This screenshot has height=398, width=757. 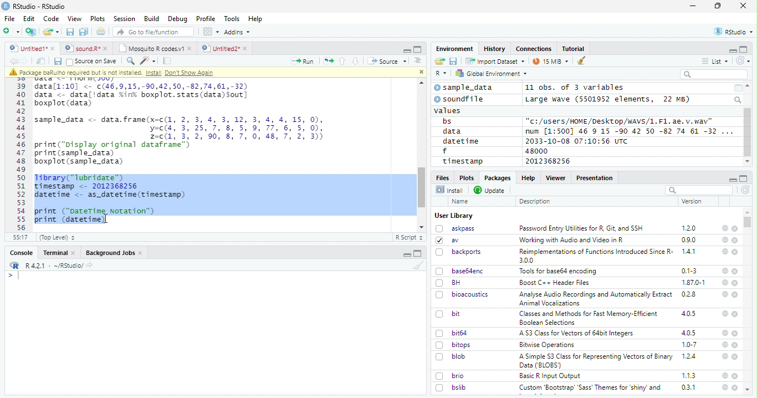 I want to click on Save the current document, so click(x=70, y=32).